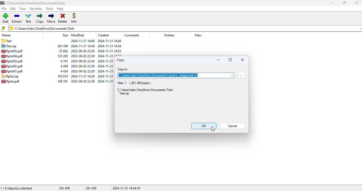 The height and width of the screenshot is (191, 362). I want to click on C:\Users\hsbc\OneDrive\Documents\Test\Test.zip, so click(146, 92).